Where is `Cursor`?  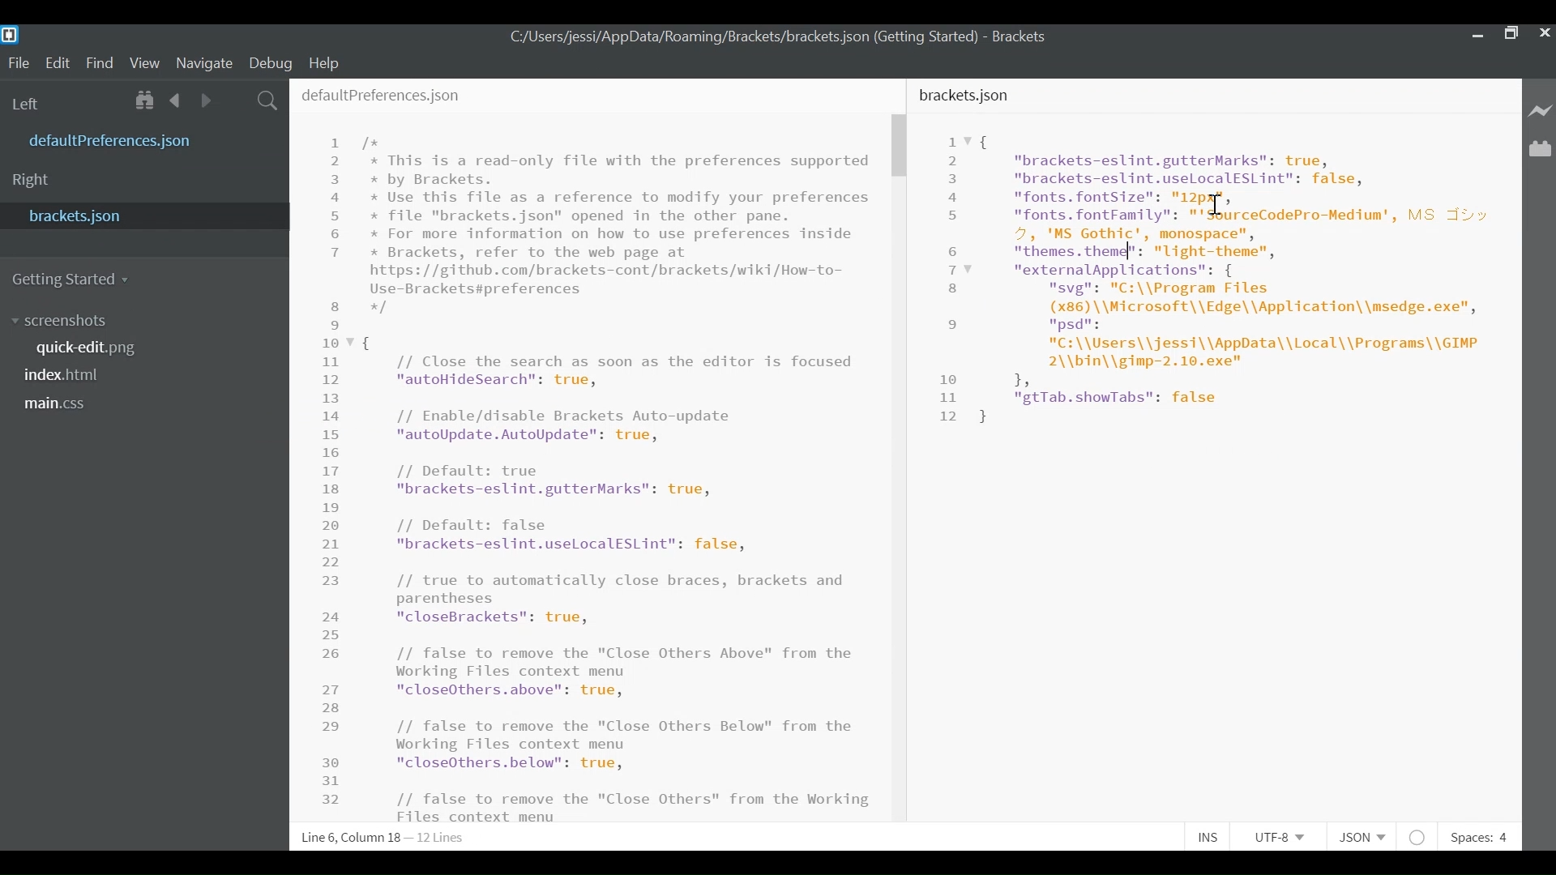
Cursor is located at coordinates (1219, 199).